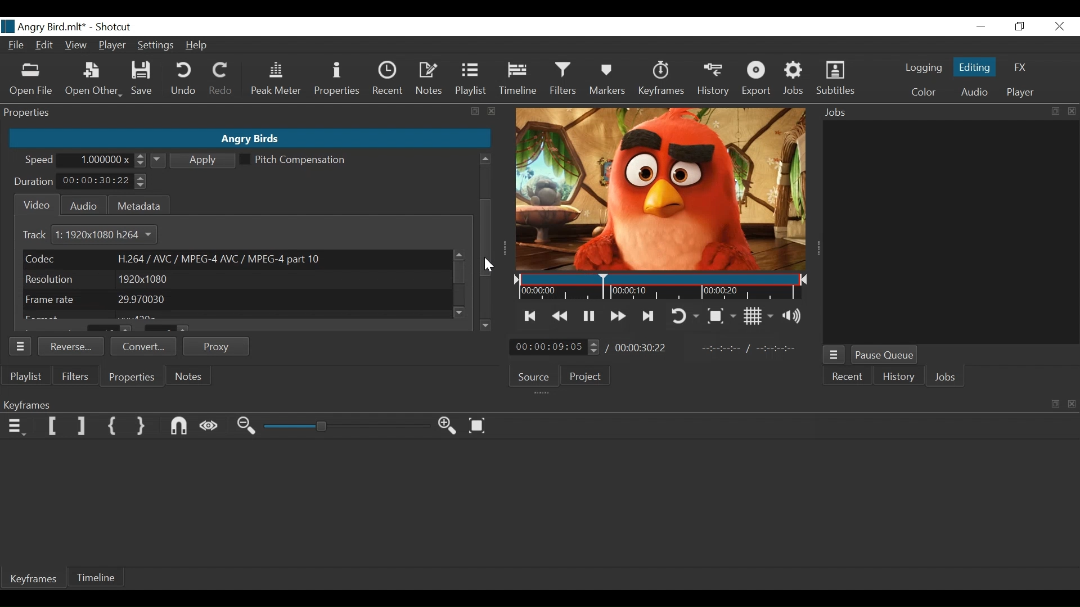 This screenshot has width=1080, height=607. What do you see at coordinates (642, 348) in the screenshot?
I see `Total Duration` at bounding box center [642, 348].